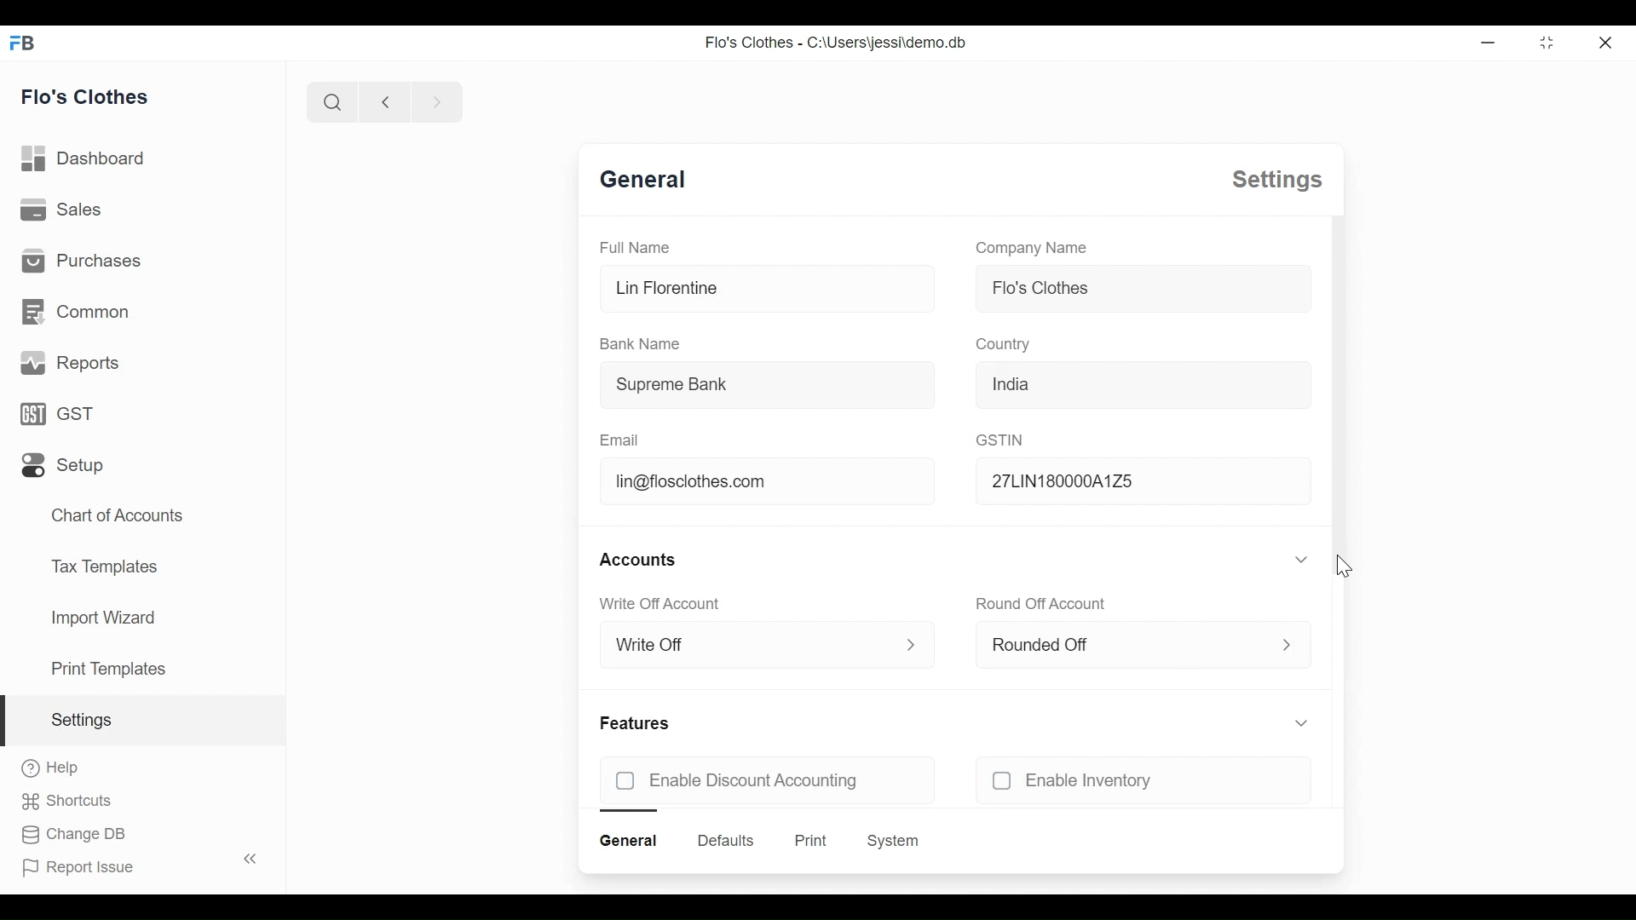 The height and width of the screenshot is (920, 1636). What do you see at coordinates (1138, 288) in the screenshot?
I see `Flo's Clothes` at bounding box center [1138, 288].